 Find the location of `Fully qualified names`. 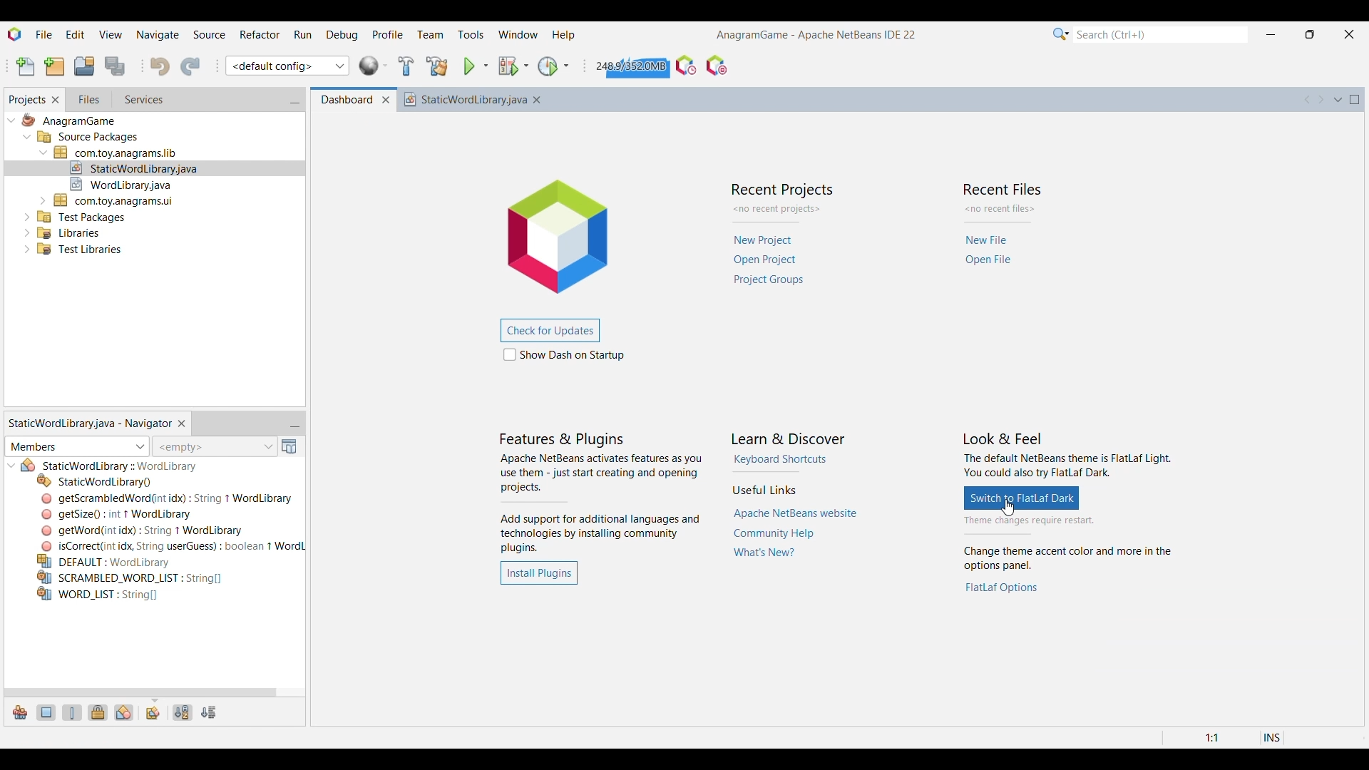

Fully qualified names is located at coordinates (153, 714).